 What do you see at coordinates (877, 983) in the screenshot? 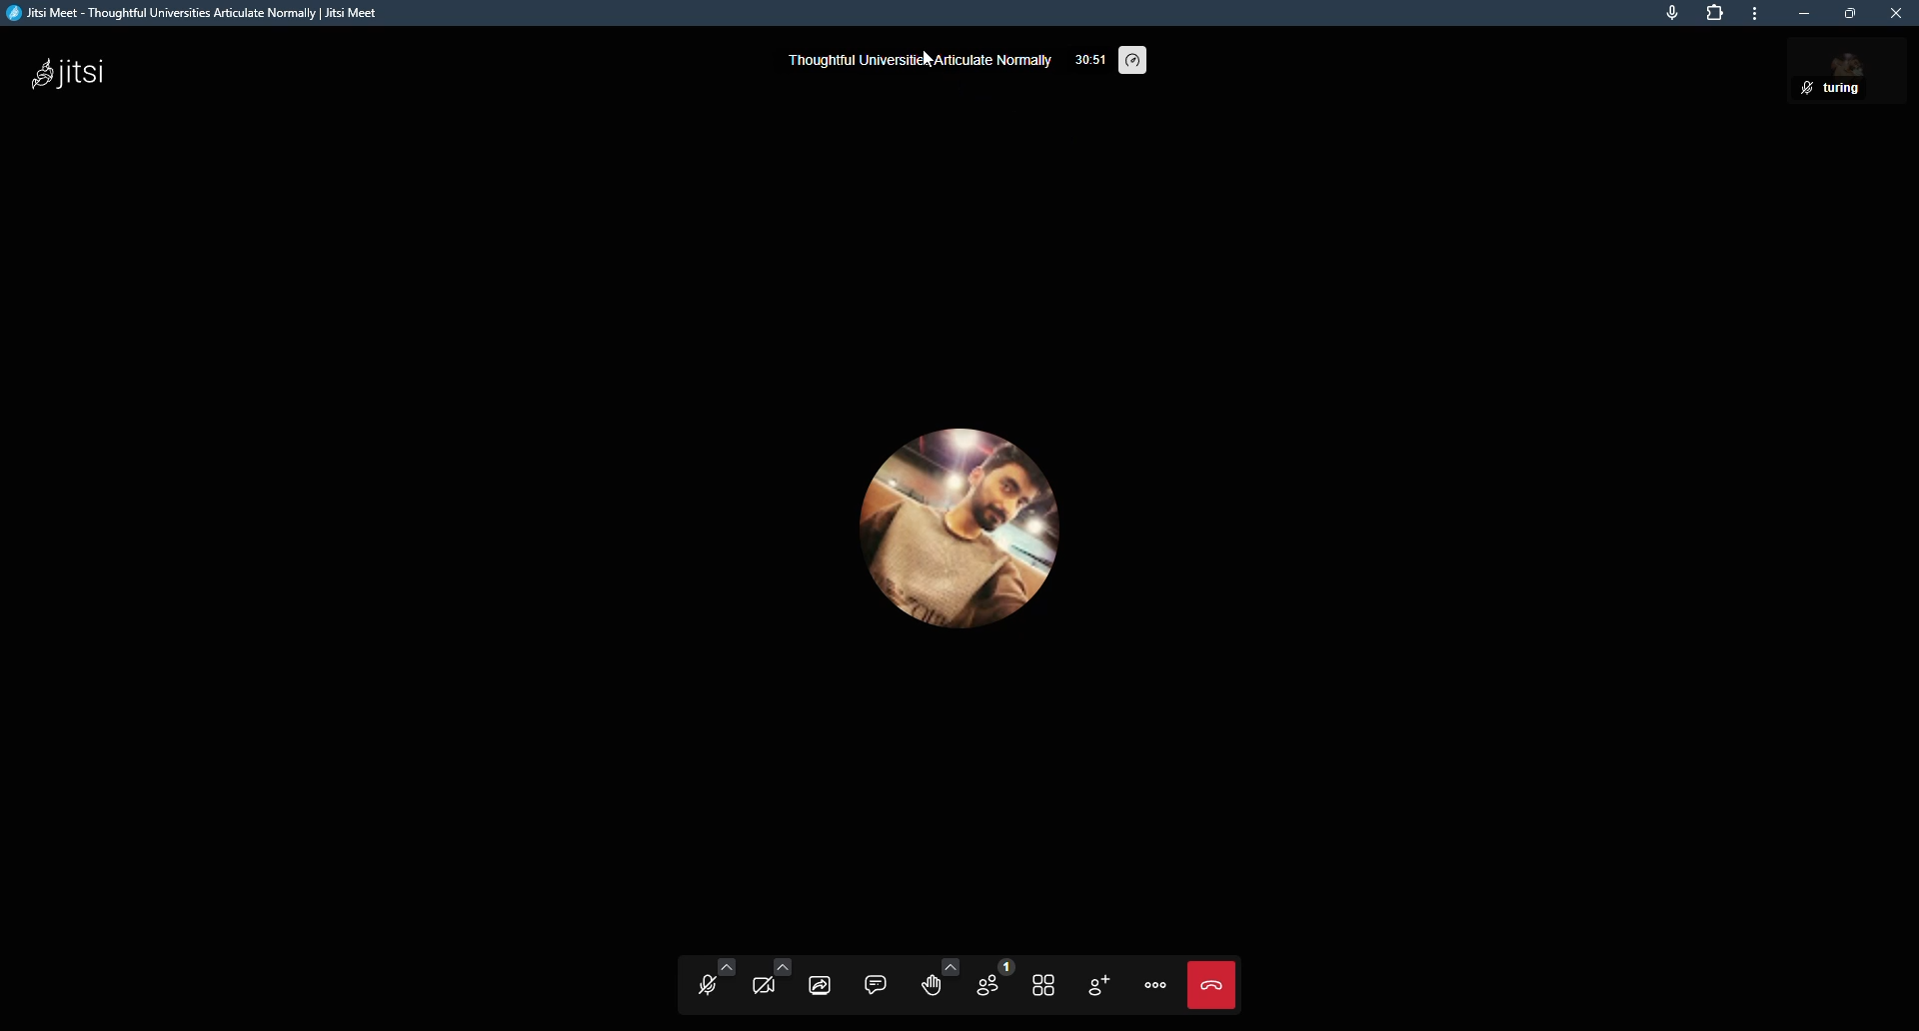
I see `open chat` at bounding box center [877, 983].